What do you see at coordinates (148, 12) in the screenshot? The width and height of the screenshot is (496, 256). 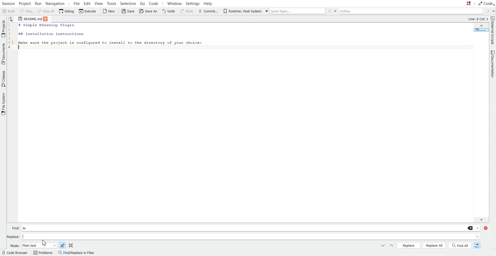 I see `Save as` at bounding box center [148, 12].